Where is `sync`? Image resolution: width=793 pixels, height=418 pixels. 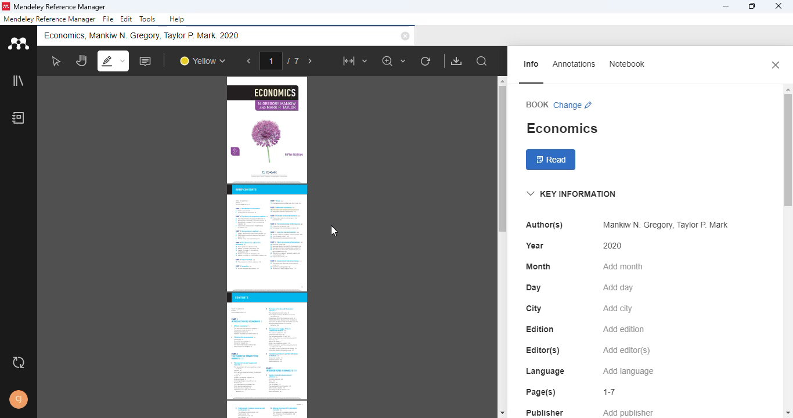 sync is located at coordinates (19, 363).